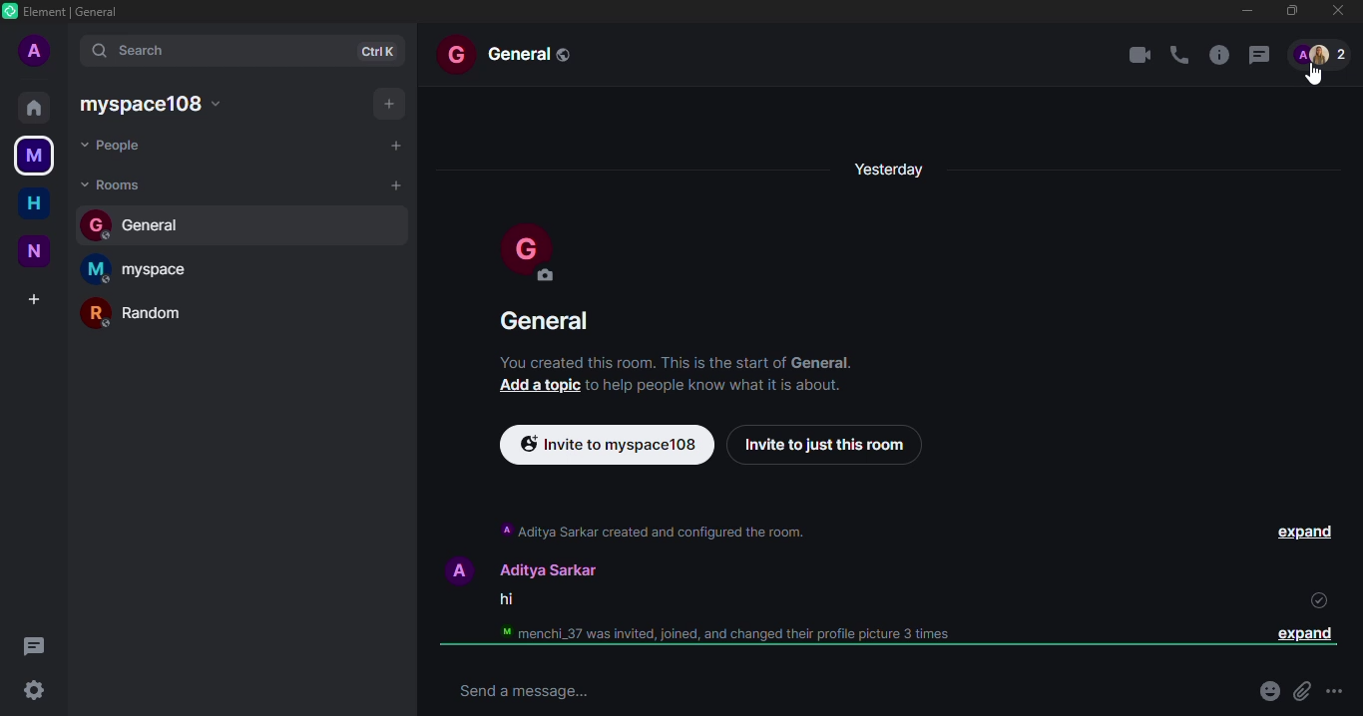  I want to click on home, so click(33, 107).